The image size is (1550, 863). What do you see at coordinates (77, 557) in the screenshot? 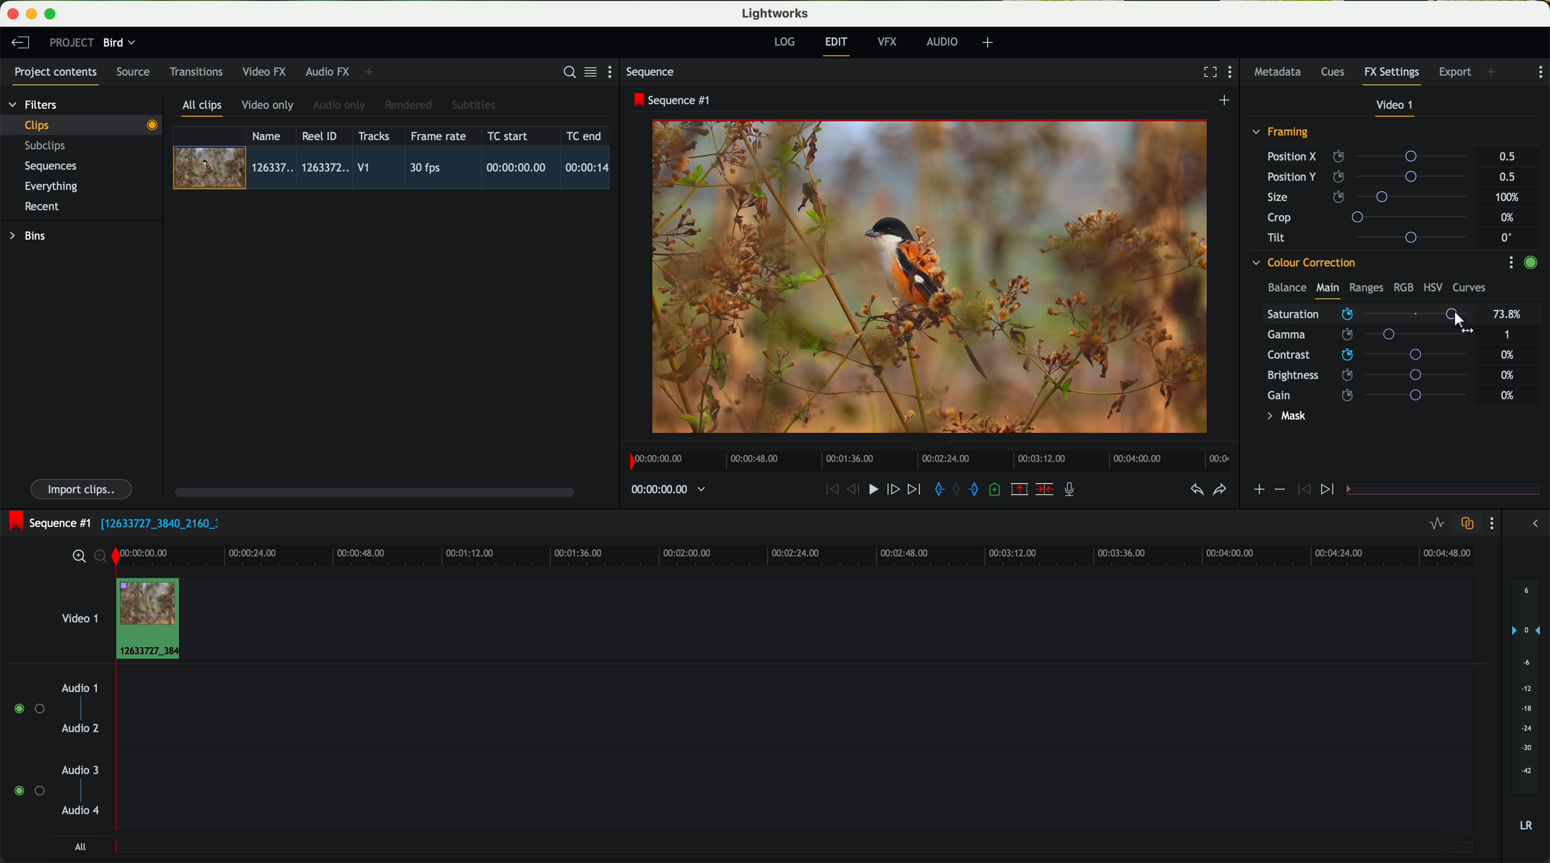
I see `zoom in` at bounding box center [77, 557].